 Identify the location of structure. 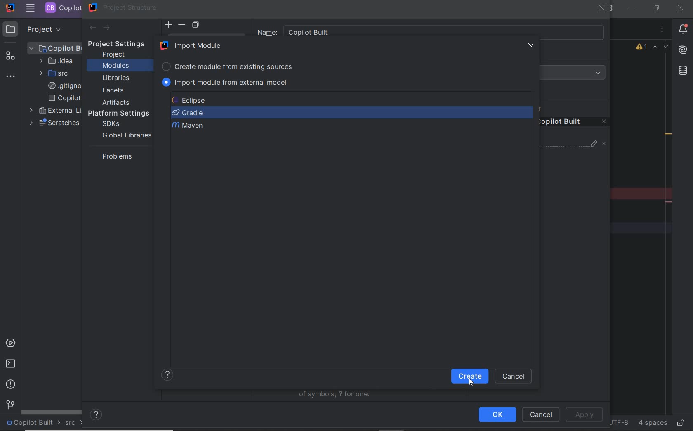
(12, 57).